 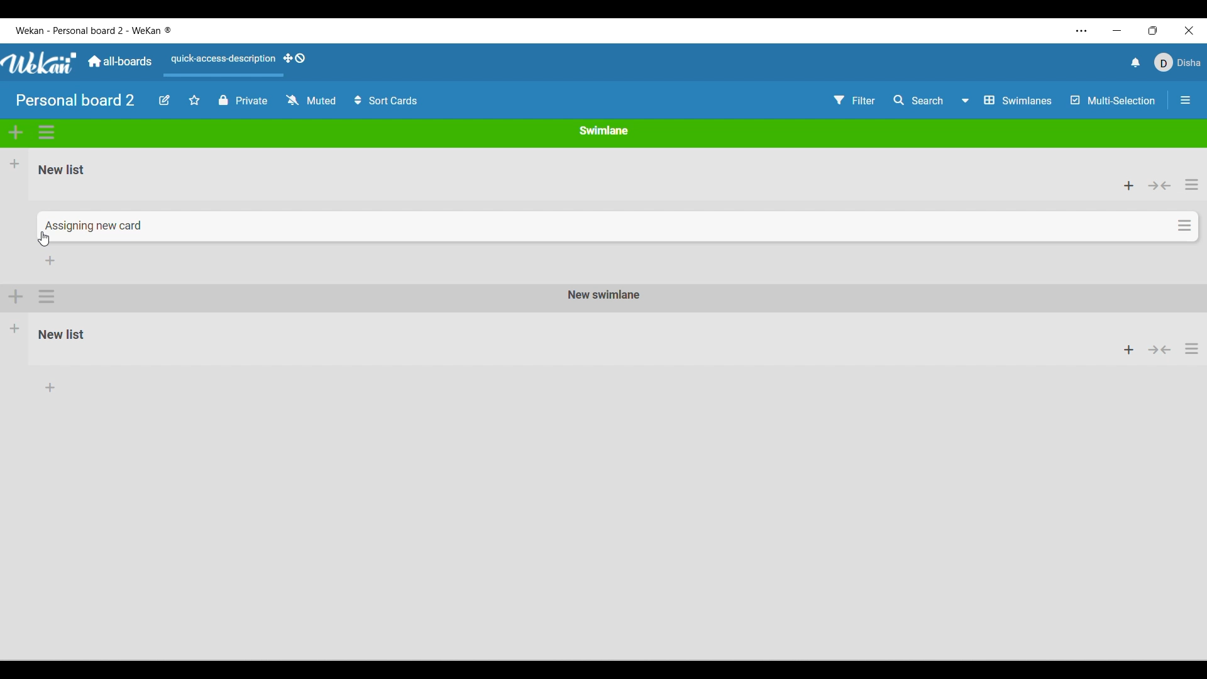 I want to click on Close interface, so click(x=1189, y=31).